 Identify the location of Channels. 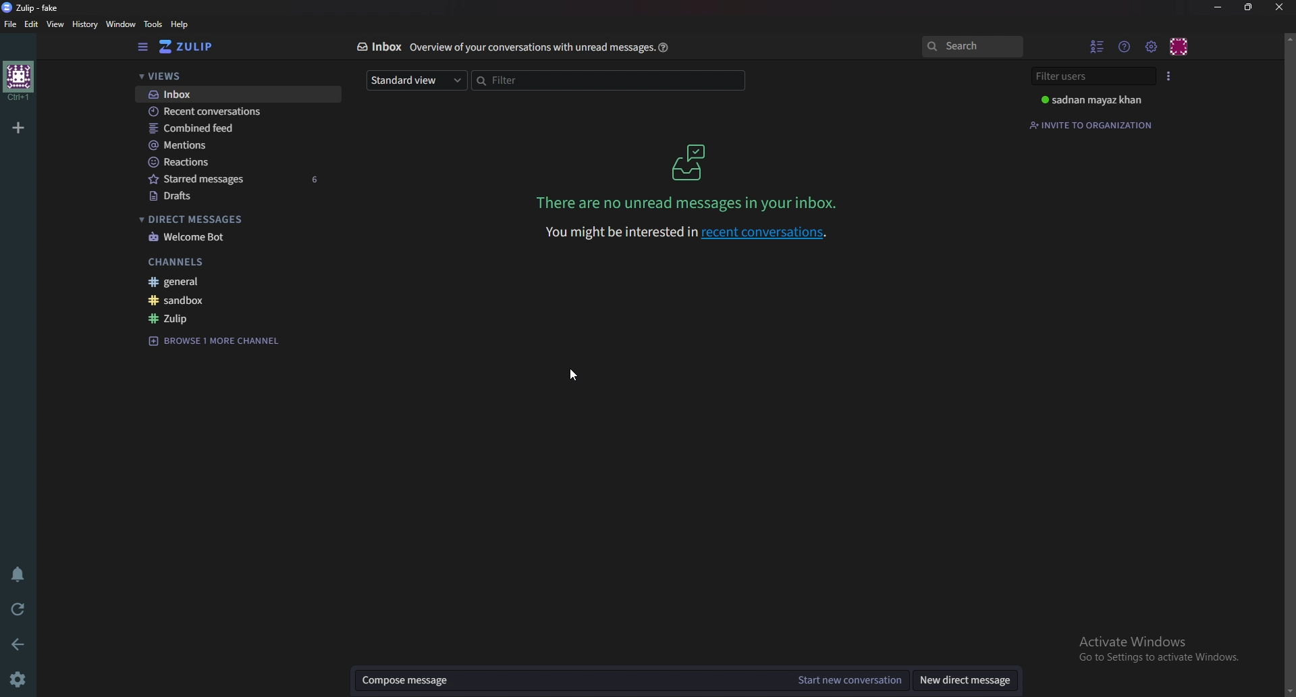
(240, 261).